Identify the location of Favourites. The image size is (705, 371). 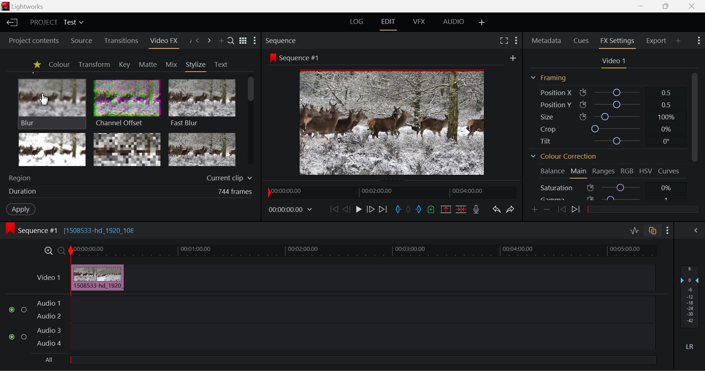
(36, 64).